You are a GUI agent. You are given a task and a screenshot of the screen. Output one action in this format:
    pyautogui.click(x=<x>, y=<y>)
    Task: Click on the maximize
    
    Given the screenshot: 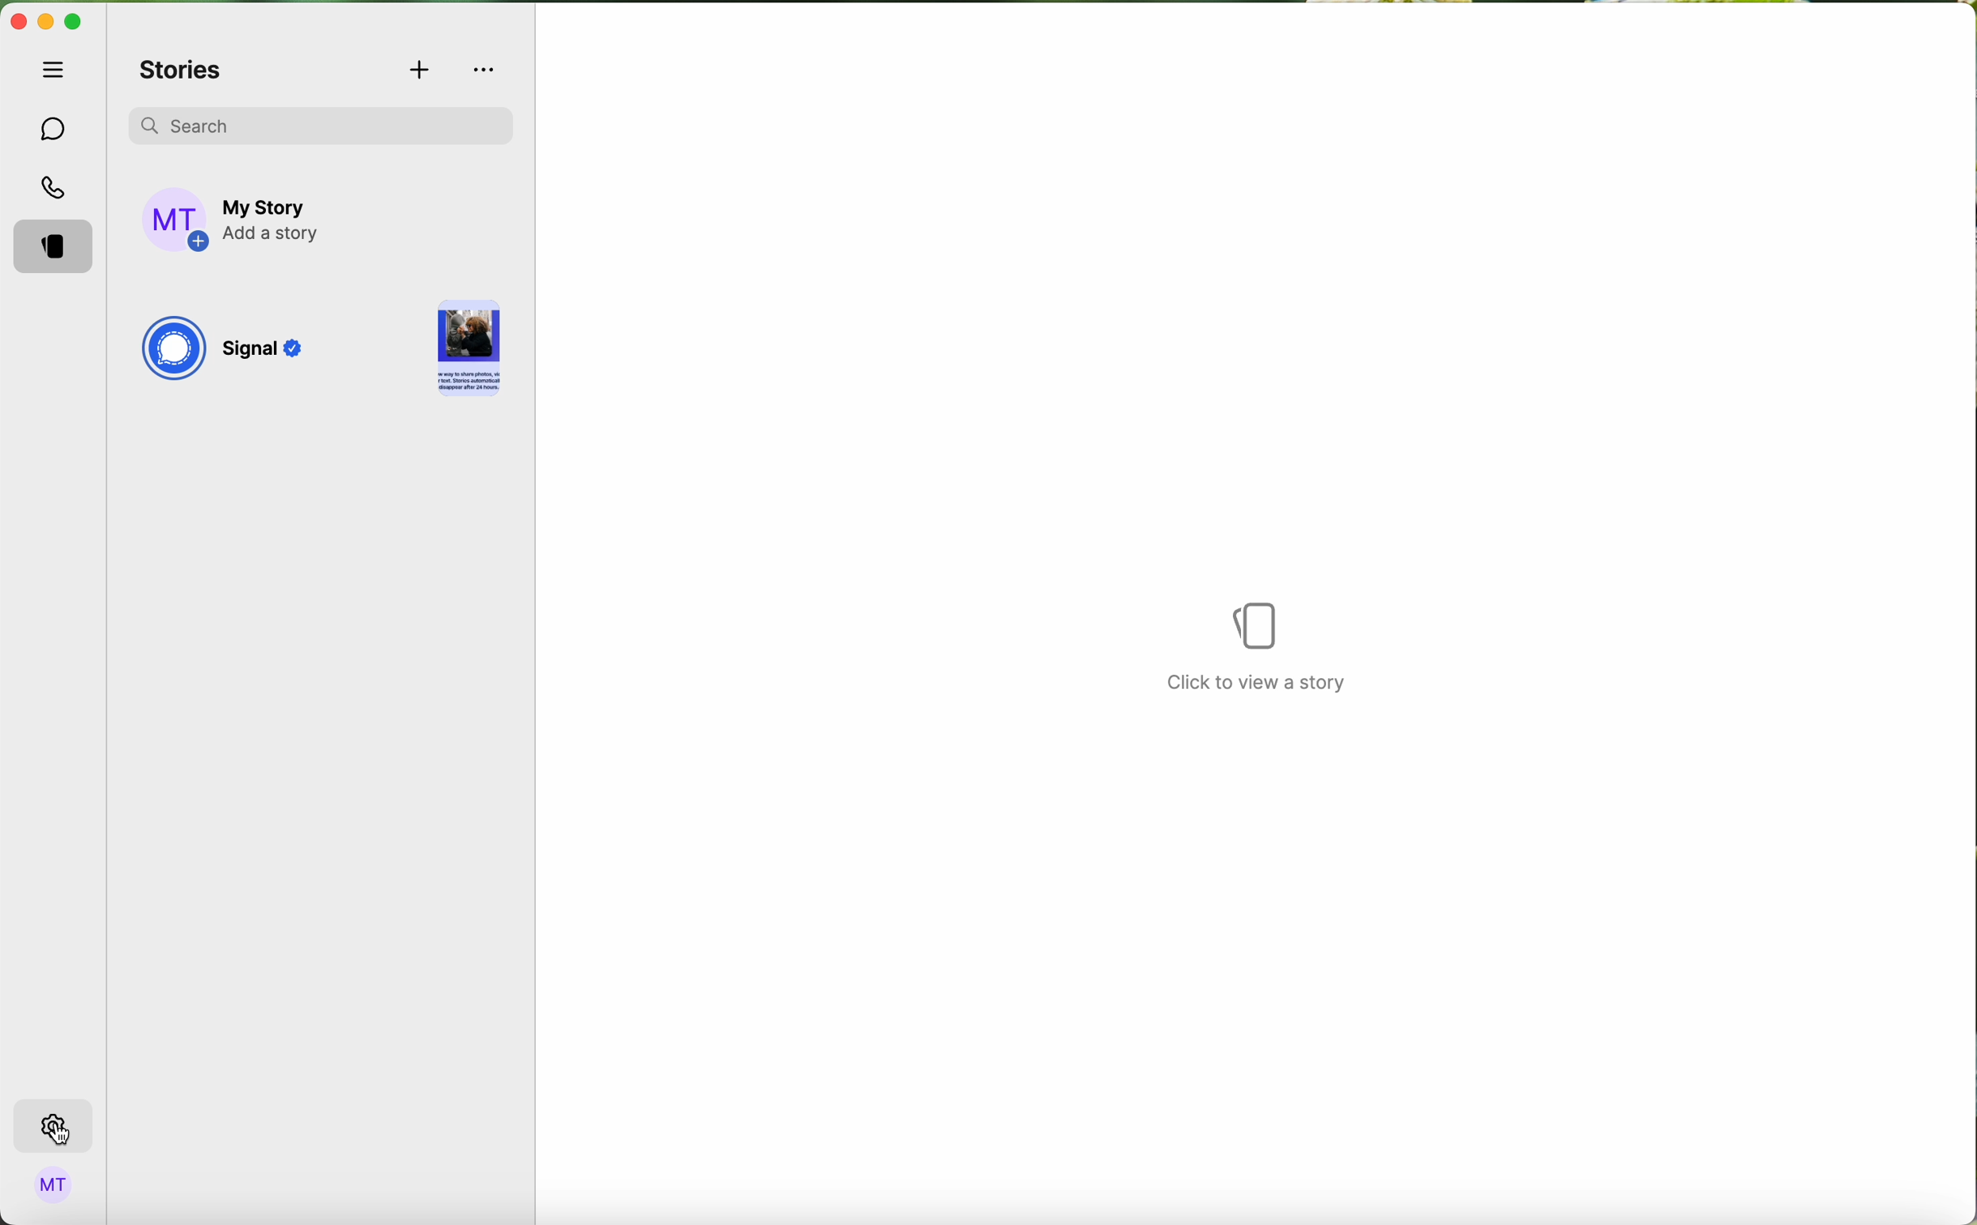 What is the action you would take?
    pyautogui.click(x=73, y=22)
    